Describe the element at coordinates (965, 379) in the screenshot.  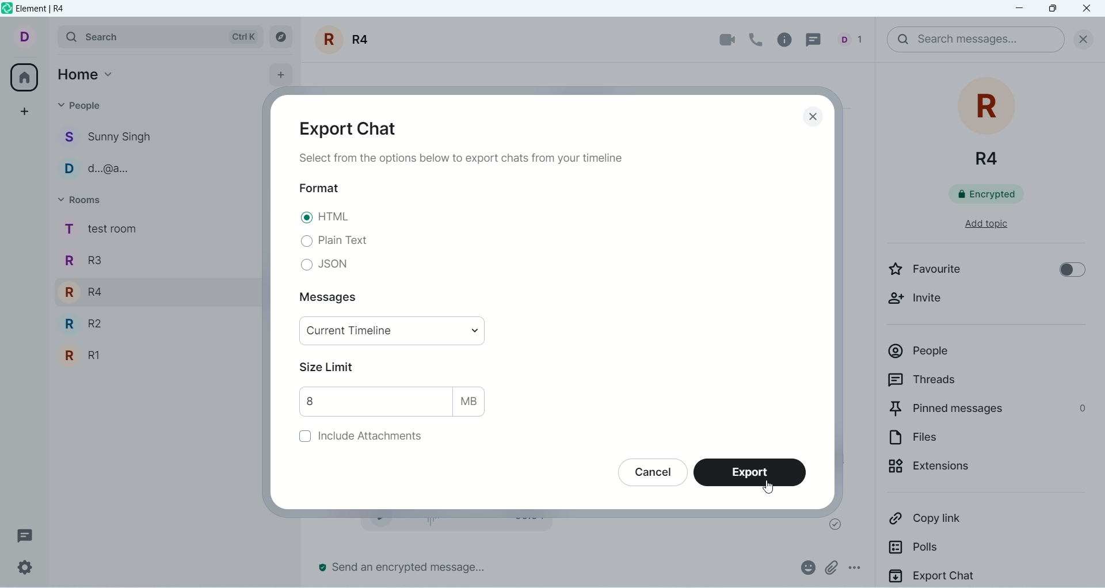
I see `threads` at that location.